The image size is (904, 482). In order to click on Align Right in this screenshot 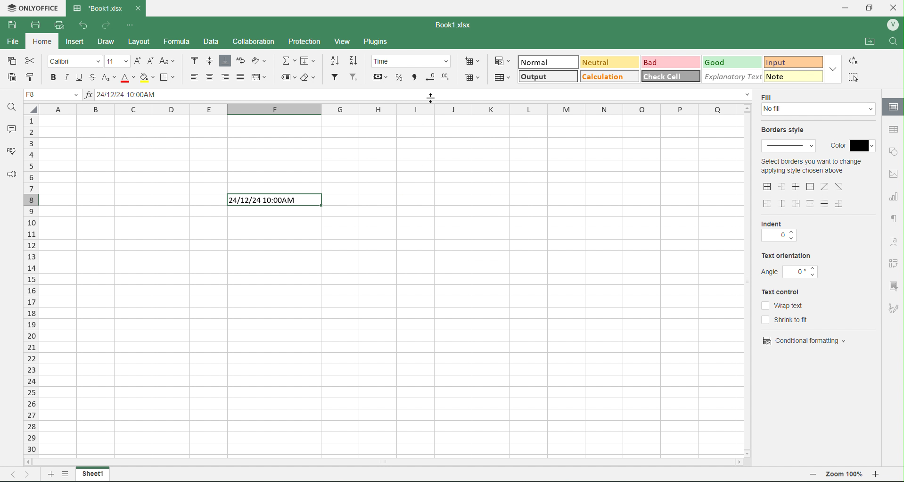, I will do `click(226, 77)`.